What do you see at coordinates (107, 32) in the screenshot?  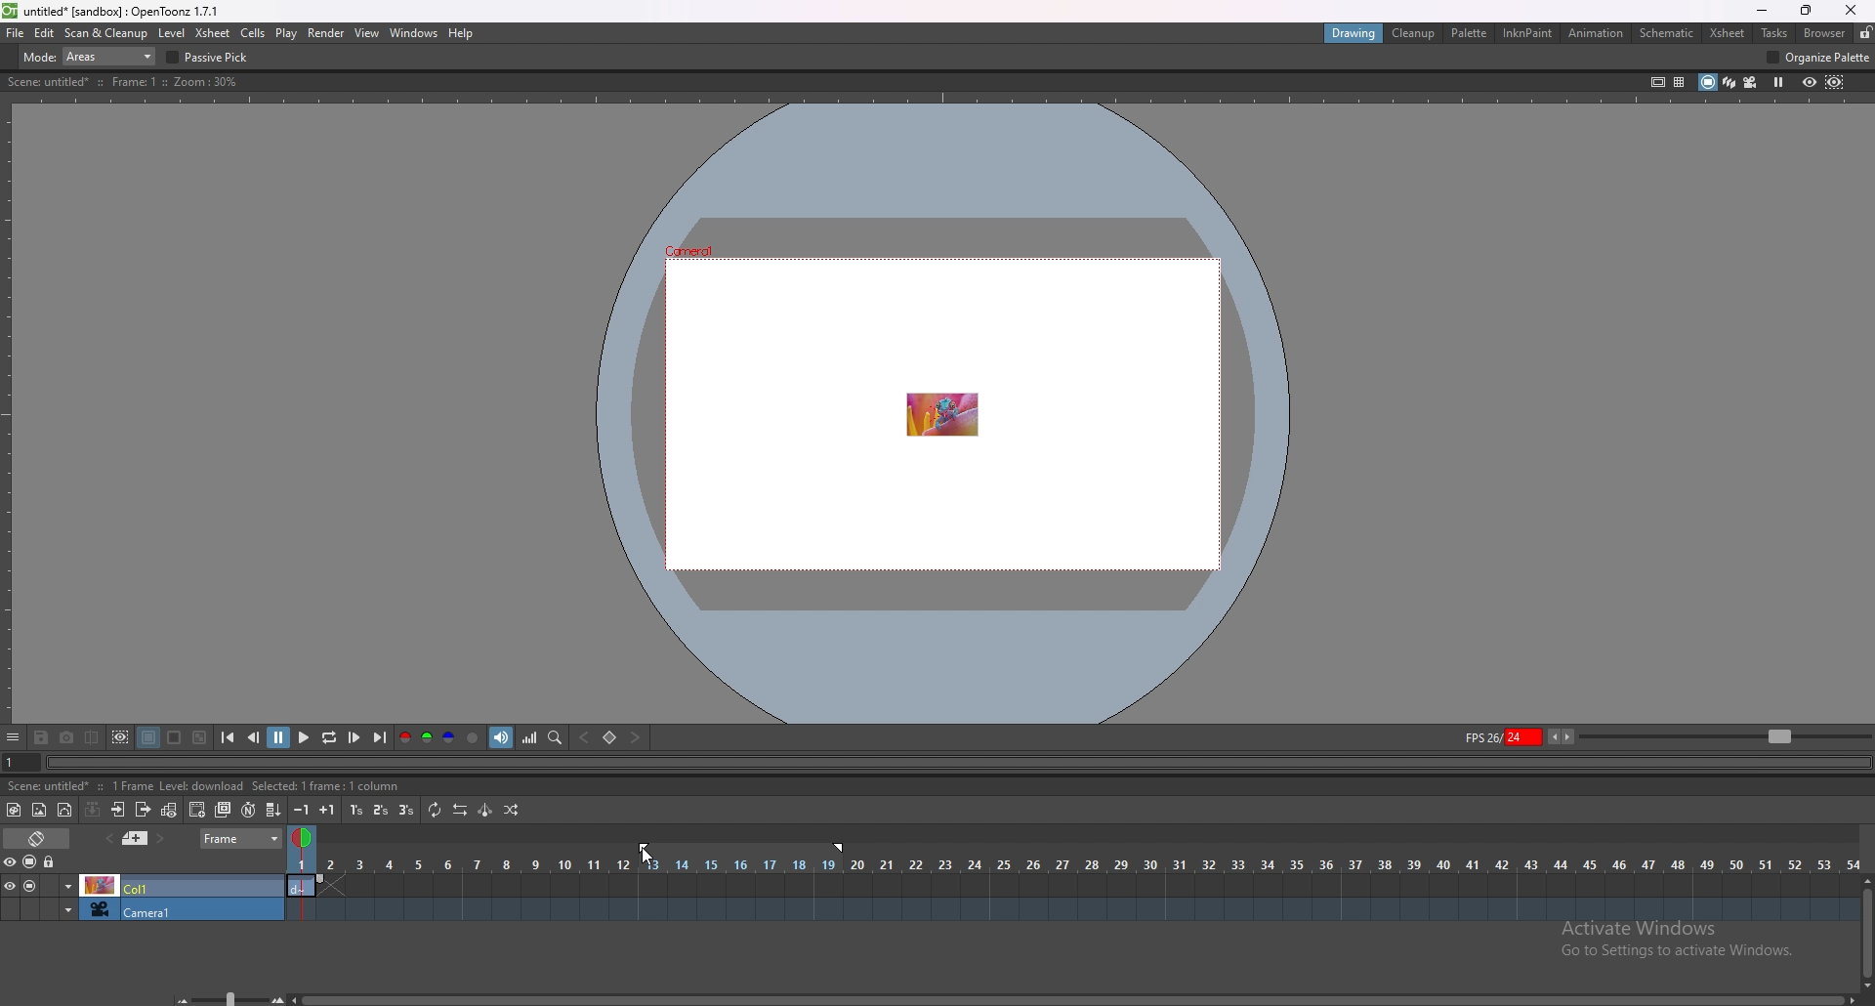 I see `scan and cleanup` at bounding box center [107, 32].